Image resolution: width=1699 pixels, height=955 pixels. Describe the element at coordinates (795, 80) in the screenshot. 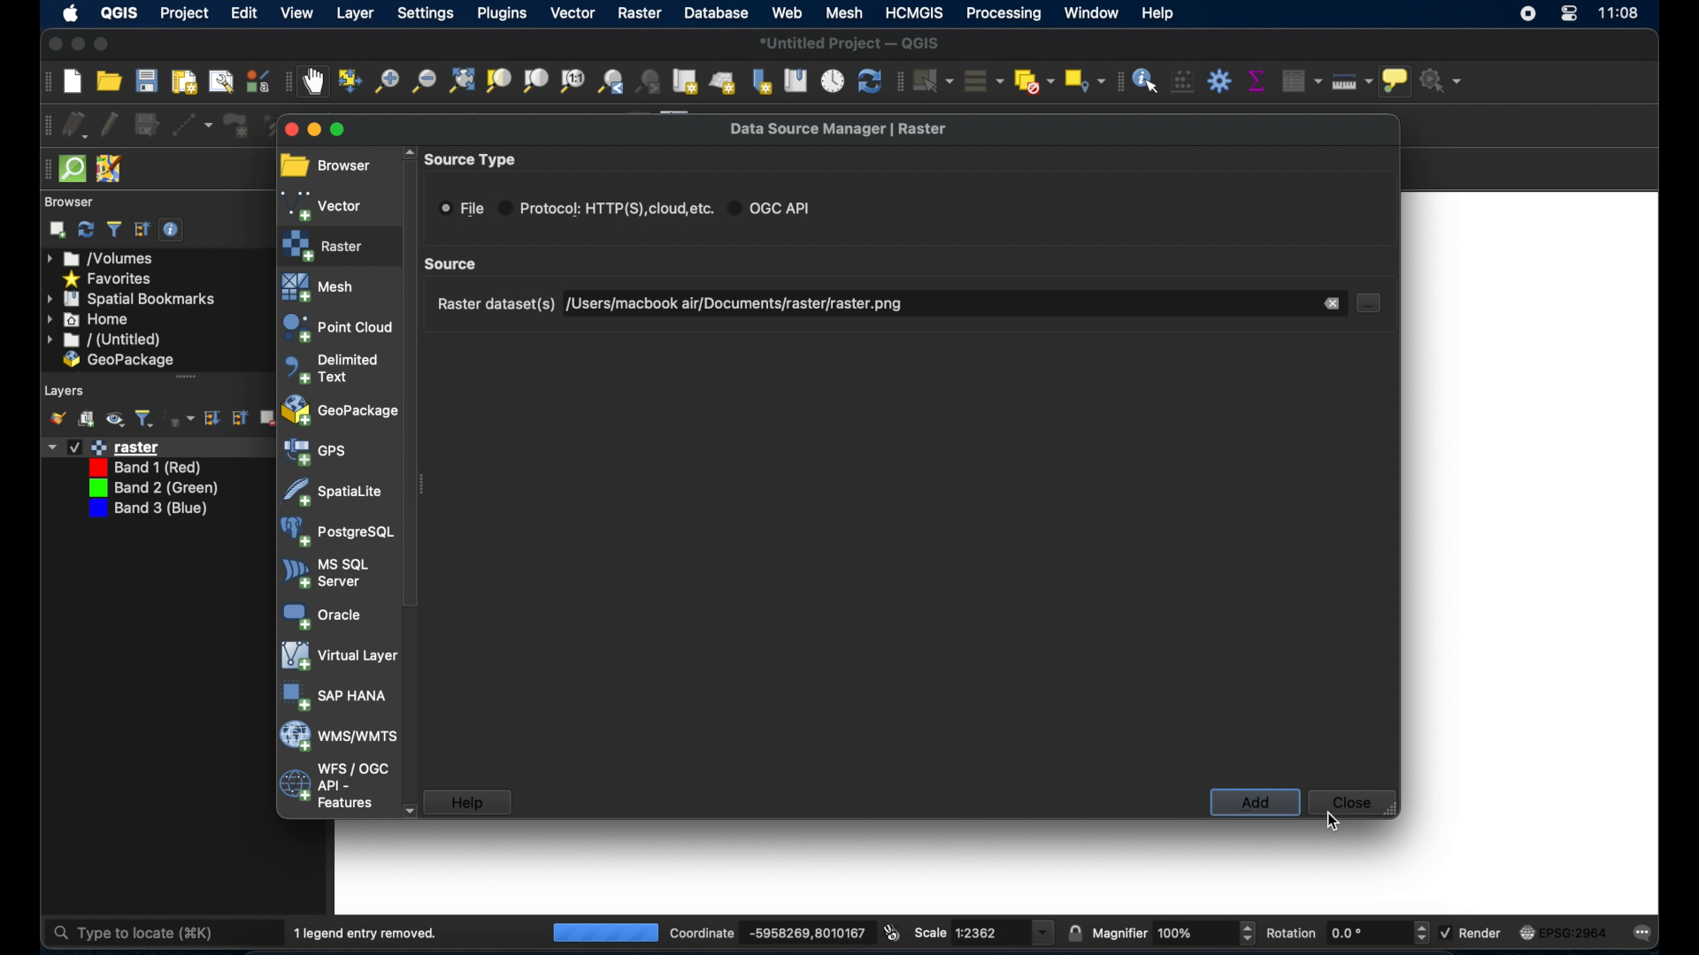

I see `show spatial bookmarks` at that location.